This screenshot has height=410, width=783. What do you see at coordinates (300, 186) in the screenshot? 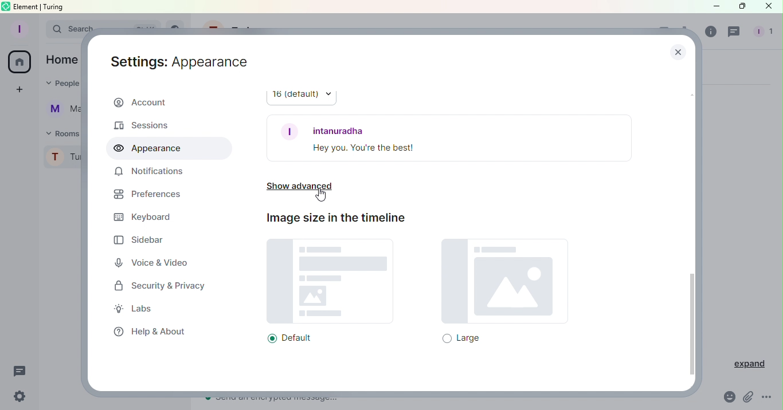
I see `Show advanced` at bounding box center [300, 186].